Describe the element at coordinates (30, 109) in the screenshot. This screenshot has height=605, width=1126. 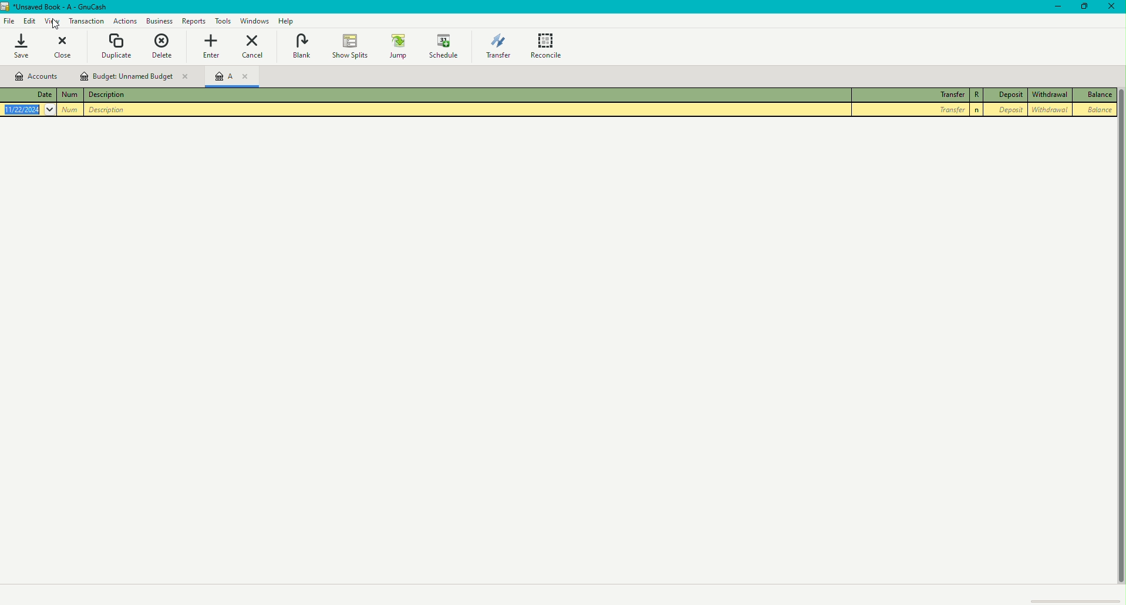
I see `date` at that location.